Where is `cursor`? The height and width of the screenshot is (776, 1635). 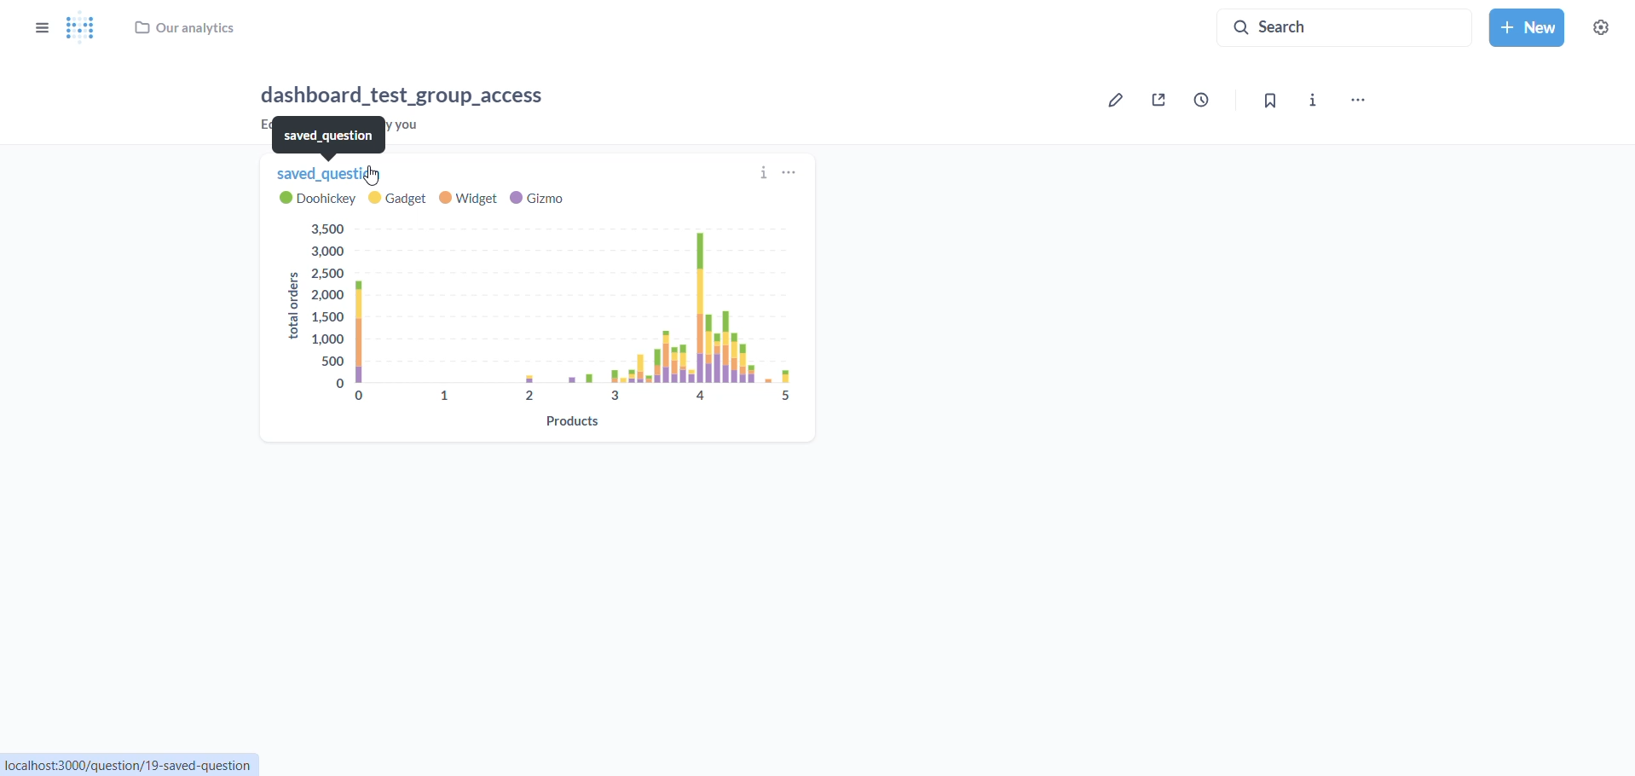 cursor is located at coordinates (373, 175).